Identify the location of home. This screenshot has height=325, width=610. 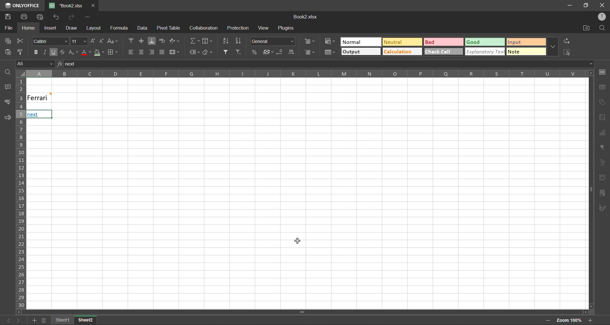
(27, 28).